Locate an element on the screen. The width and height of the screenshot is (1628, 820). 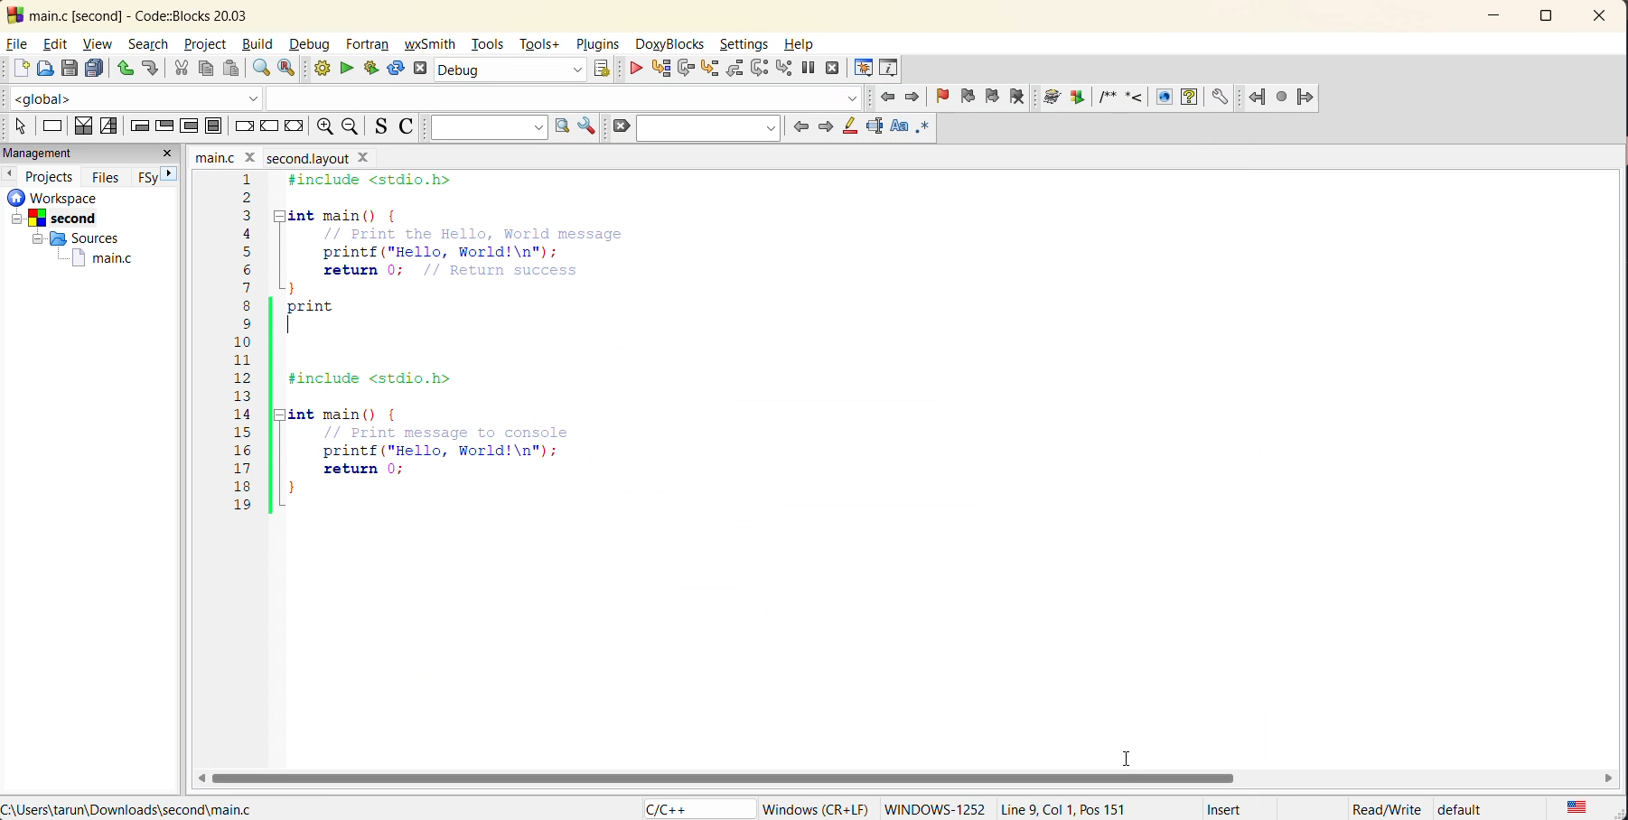
counting loop is located at coordinates (186, 125).